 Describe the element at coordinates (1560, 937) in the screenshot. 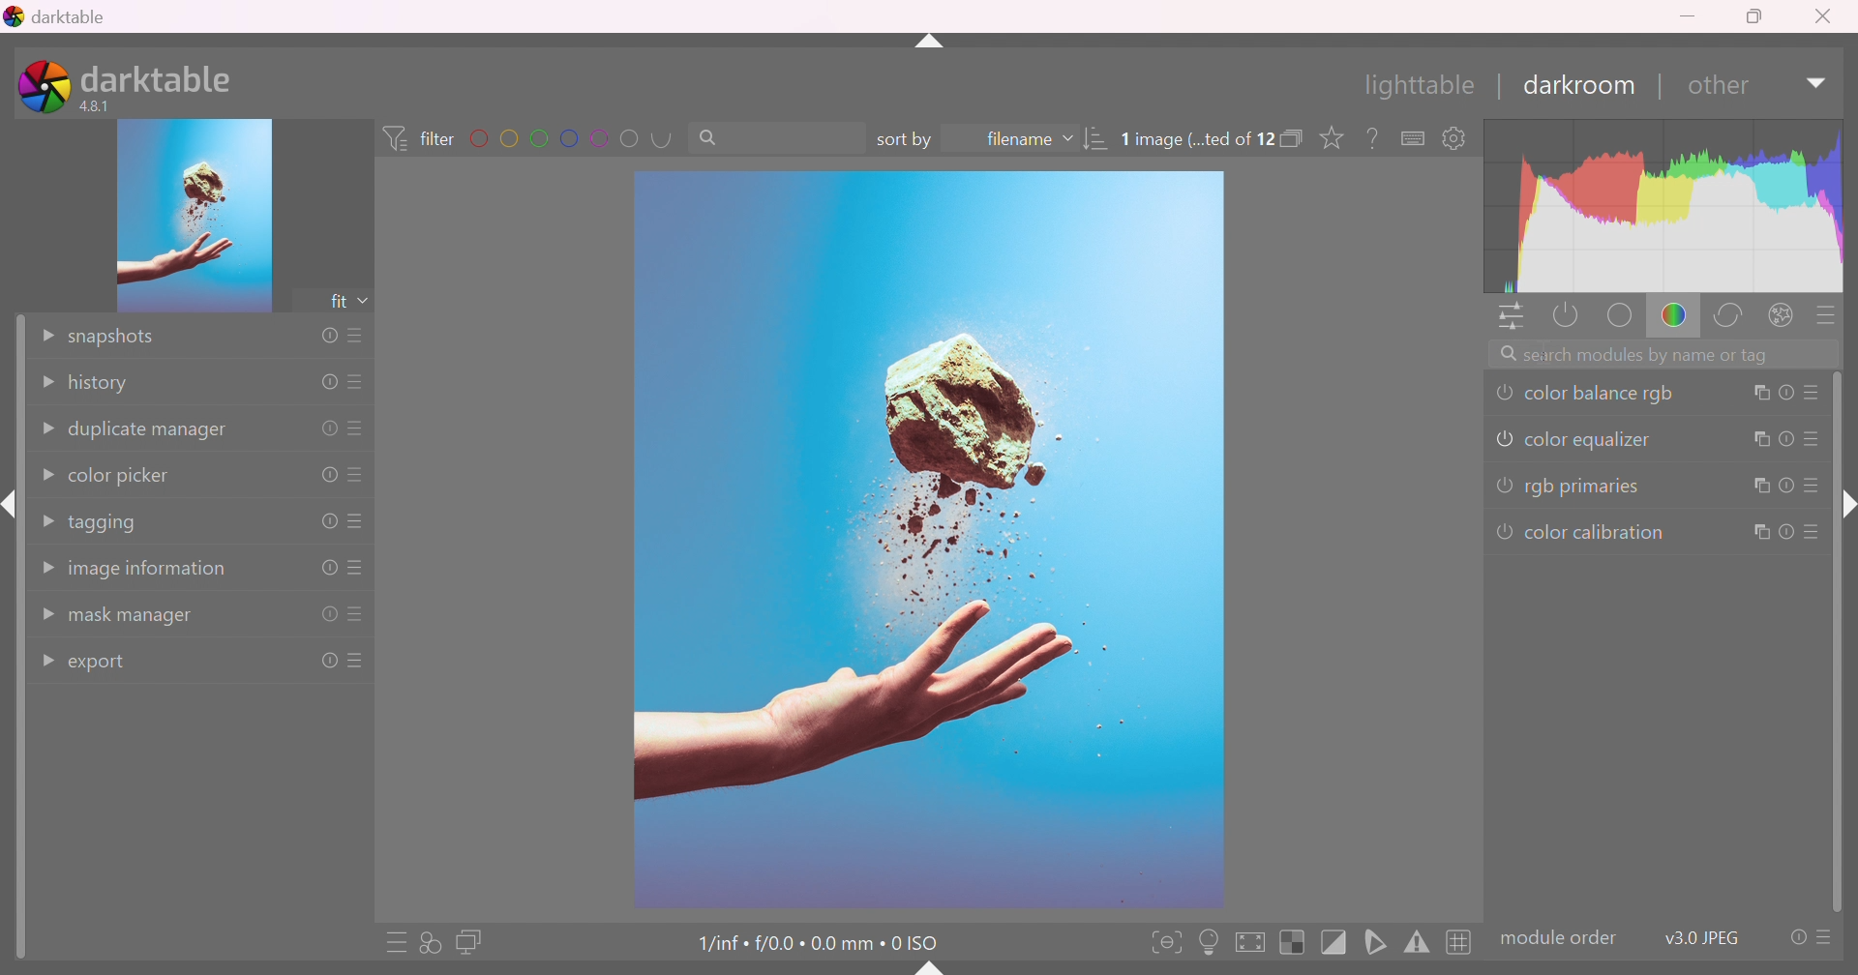

I see `modulecolor` at that location.